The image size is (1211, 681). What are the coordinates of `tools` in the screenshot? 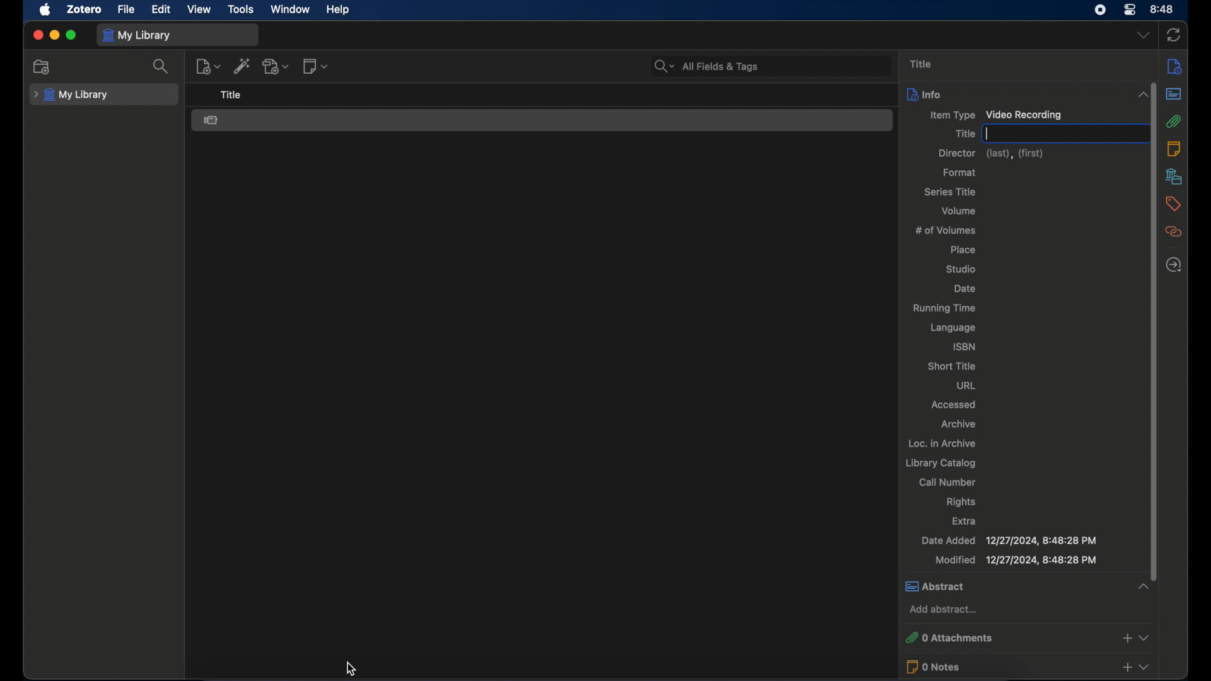 It's located at (241, 9).